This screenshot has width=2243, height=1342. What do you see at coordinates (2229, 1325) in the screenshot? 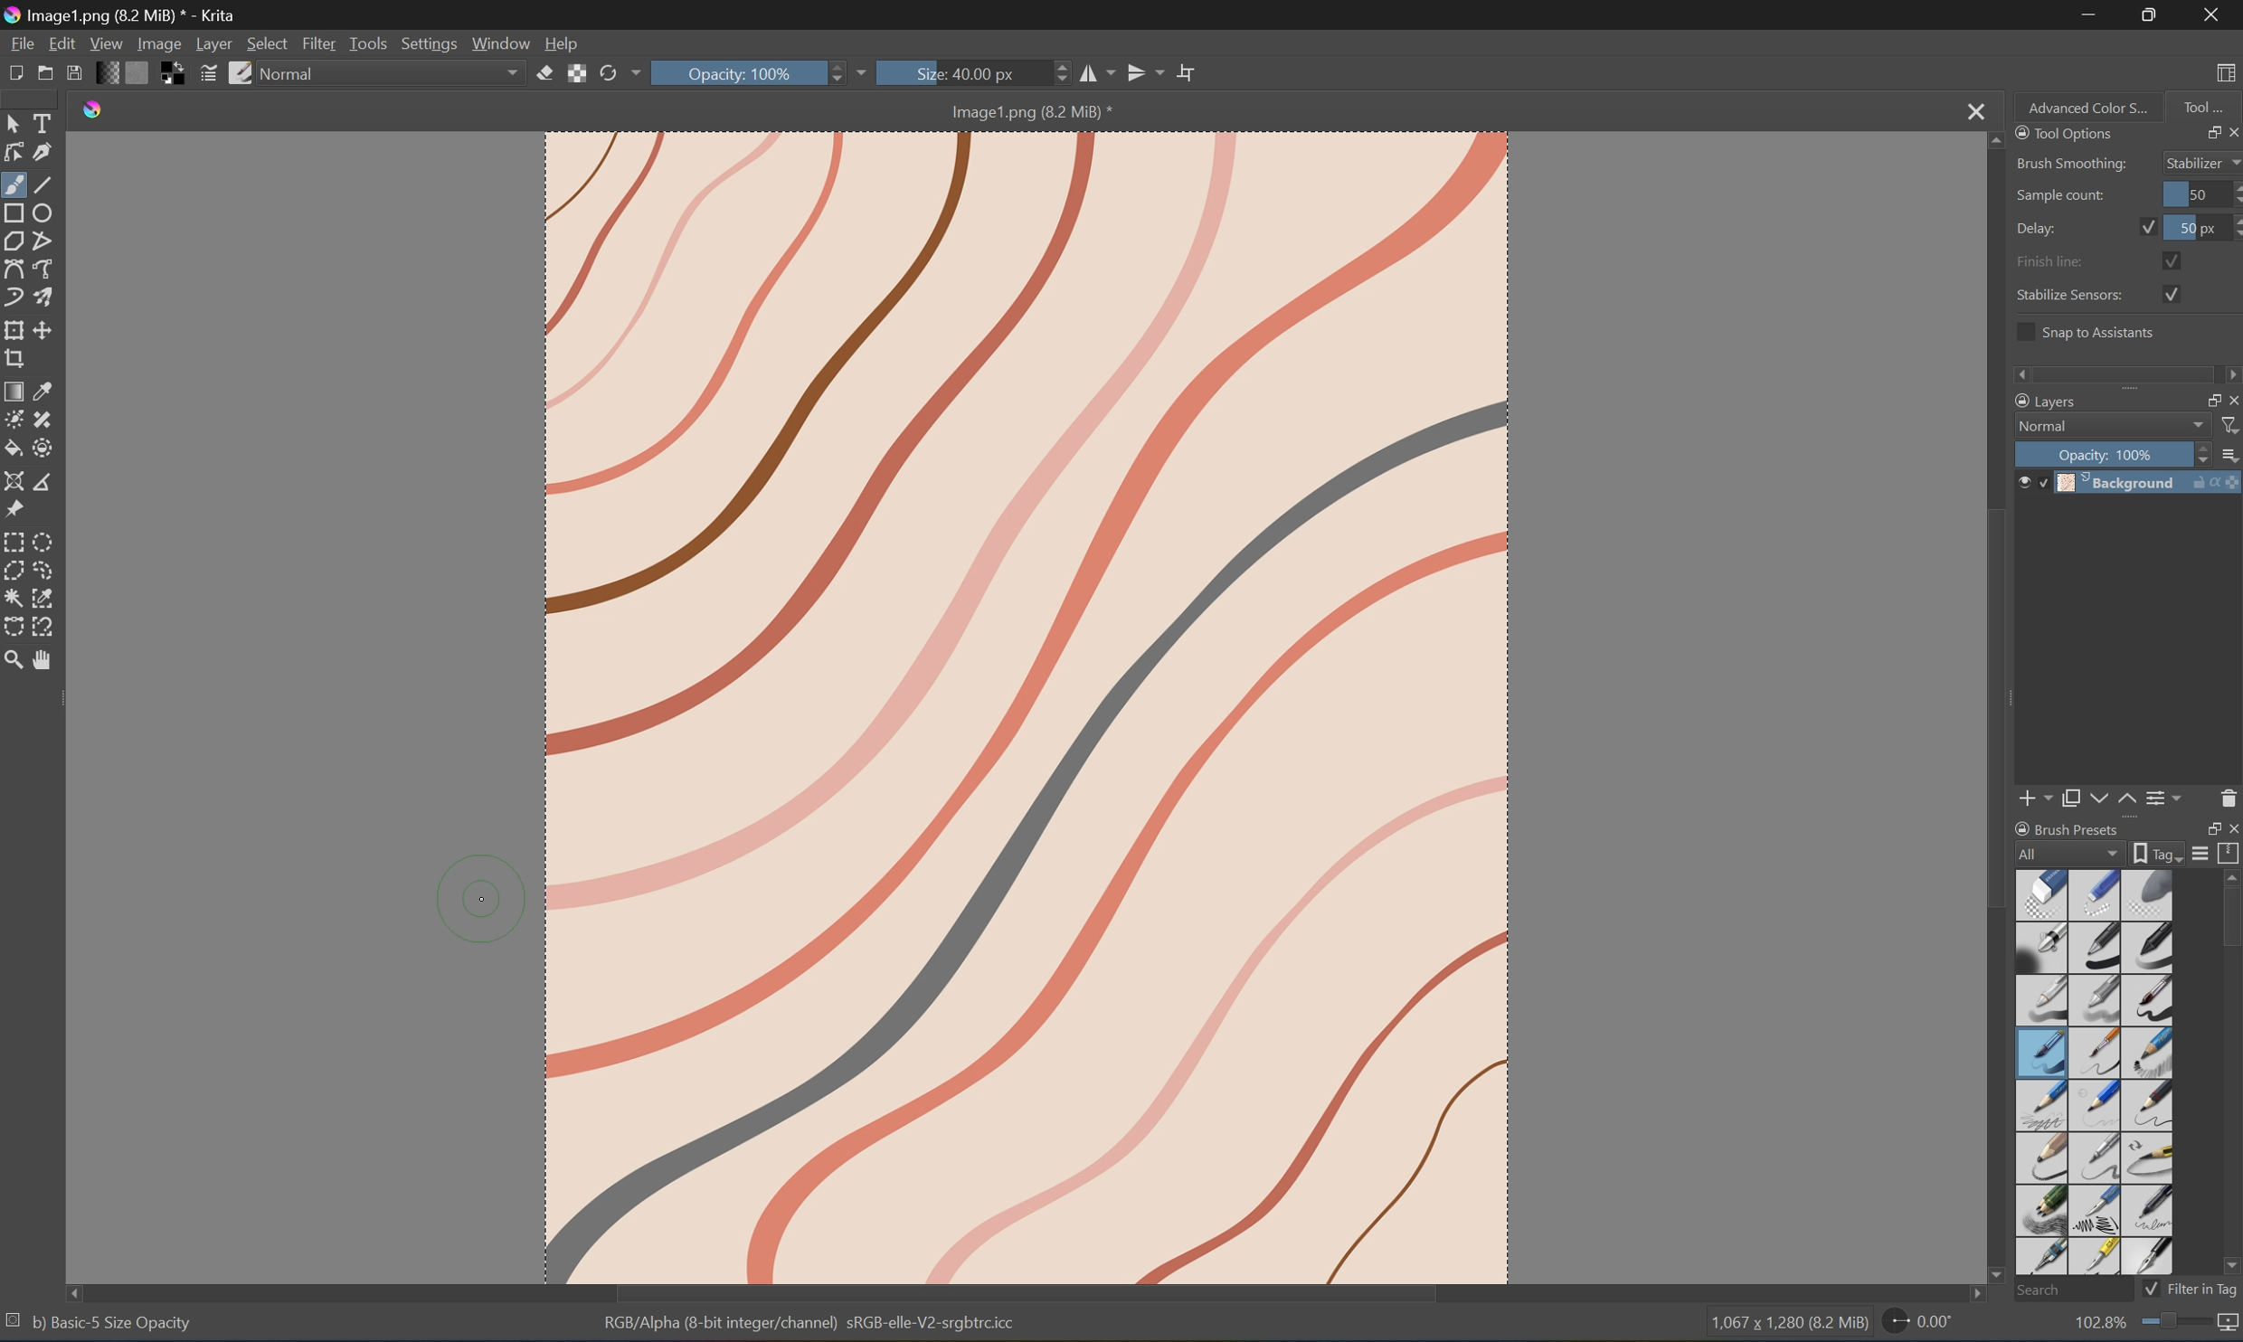
I see `Map the displayed canvas size between pixel size or print size` at bounding box center [2229, 1325].